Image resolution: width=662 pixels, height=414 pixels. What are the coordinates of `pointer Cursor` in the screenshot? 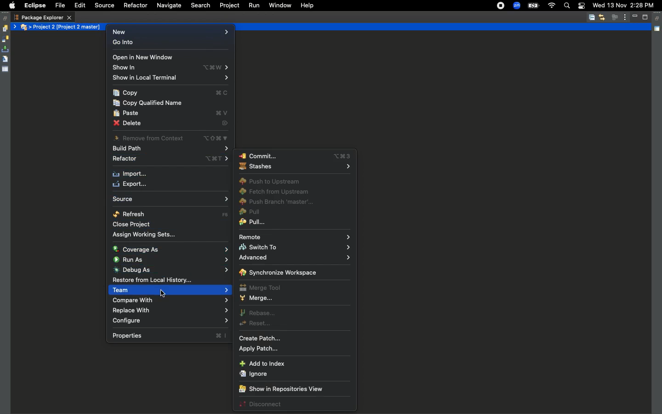 It's located at (162, 293).